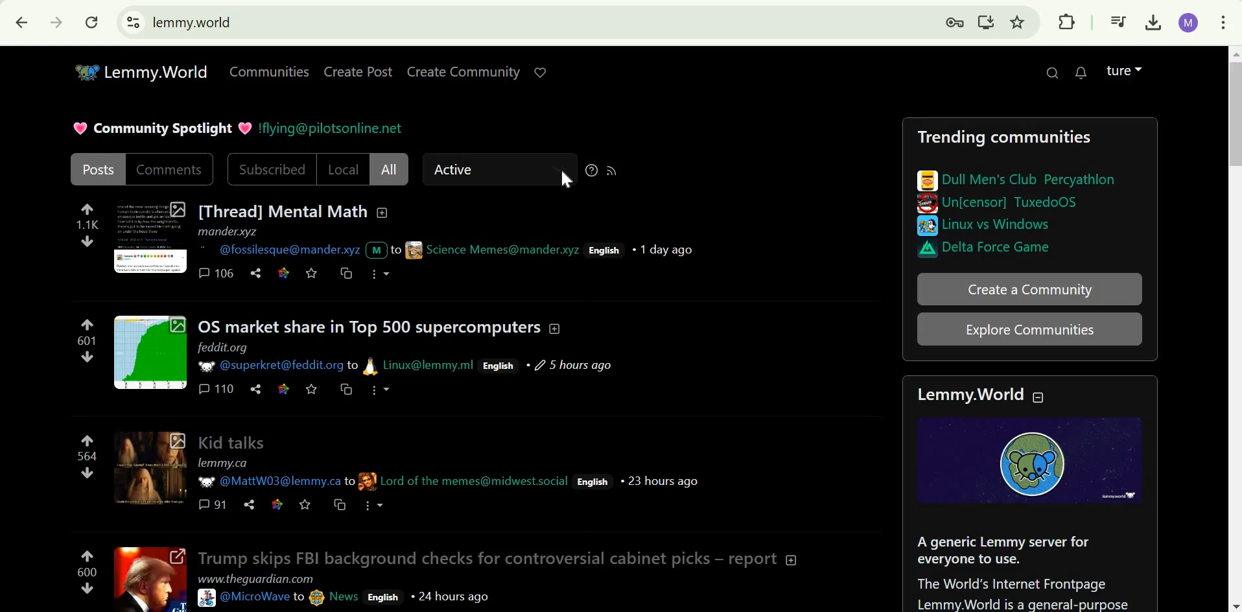  Describe the element at coordinates (987, 23) in the screenshot. I see `Install.lemmy` at that location.